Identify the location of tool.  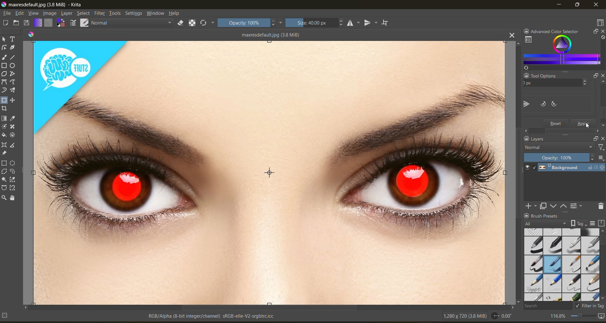
(13, 38).